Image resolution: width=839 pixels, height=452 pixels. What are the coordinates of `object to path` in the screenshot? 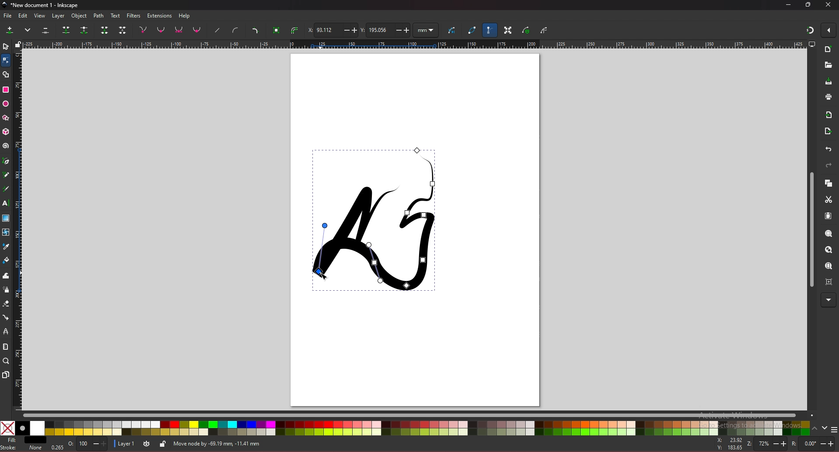 It's located at (277, 31).